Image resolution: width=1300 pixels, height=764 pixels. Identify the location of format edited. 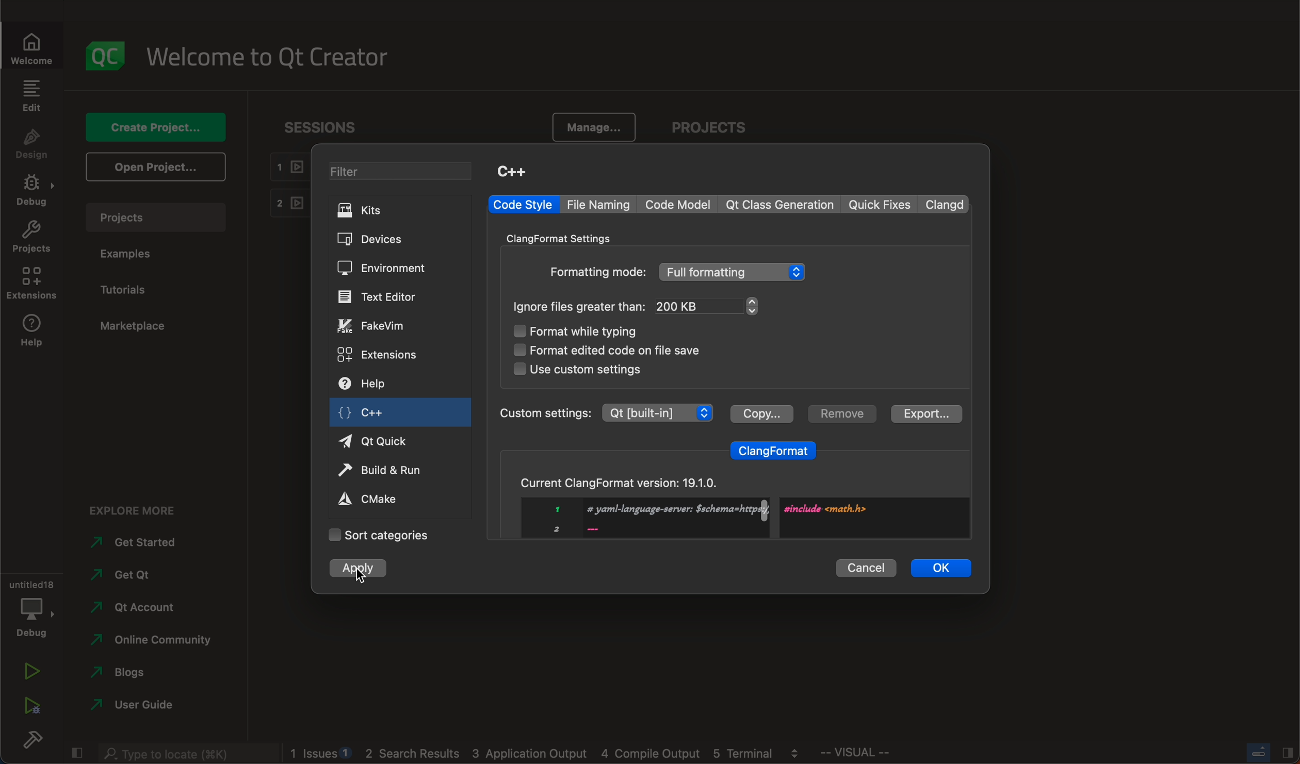
(623, 349).